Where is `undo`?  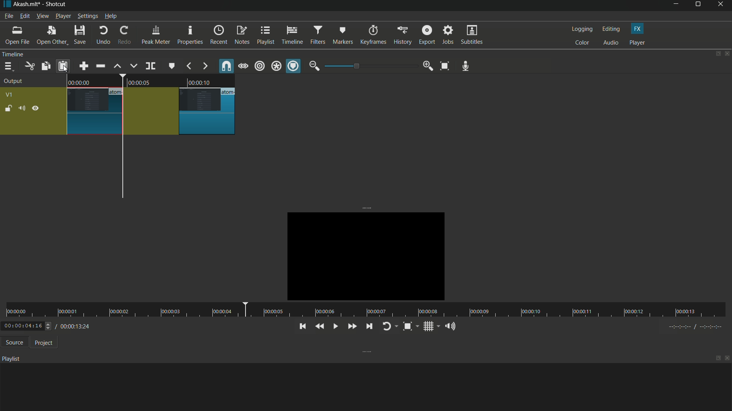 undo is located at coordinates (101, 35).